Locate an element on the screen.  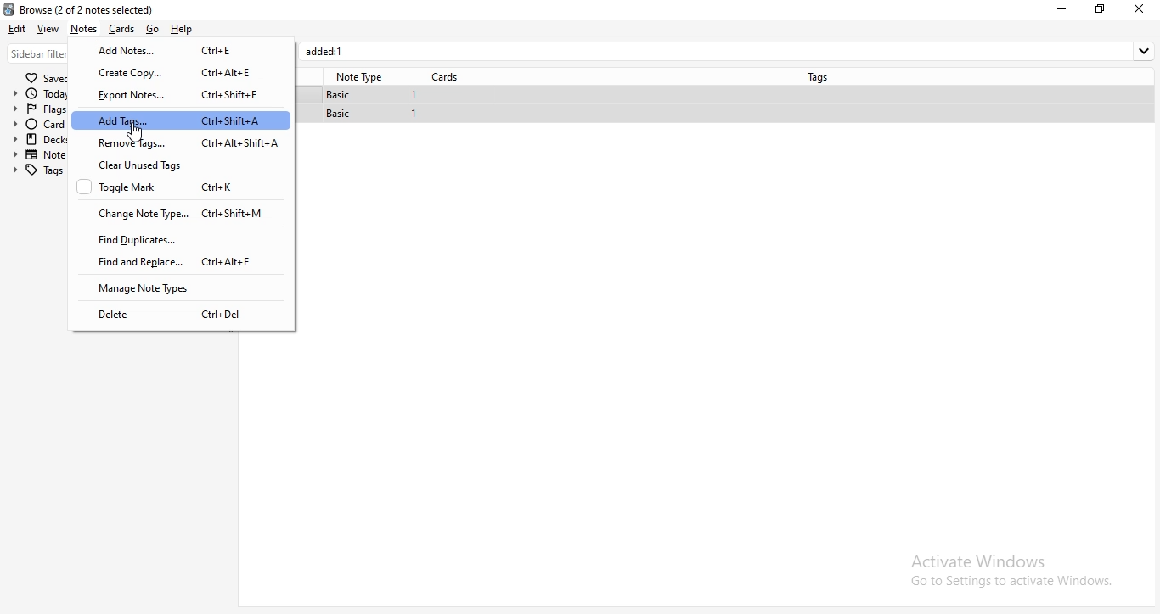
edit is located at coordinates (16, 27).